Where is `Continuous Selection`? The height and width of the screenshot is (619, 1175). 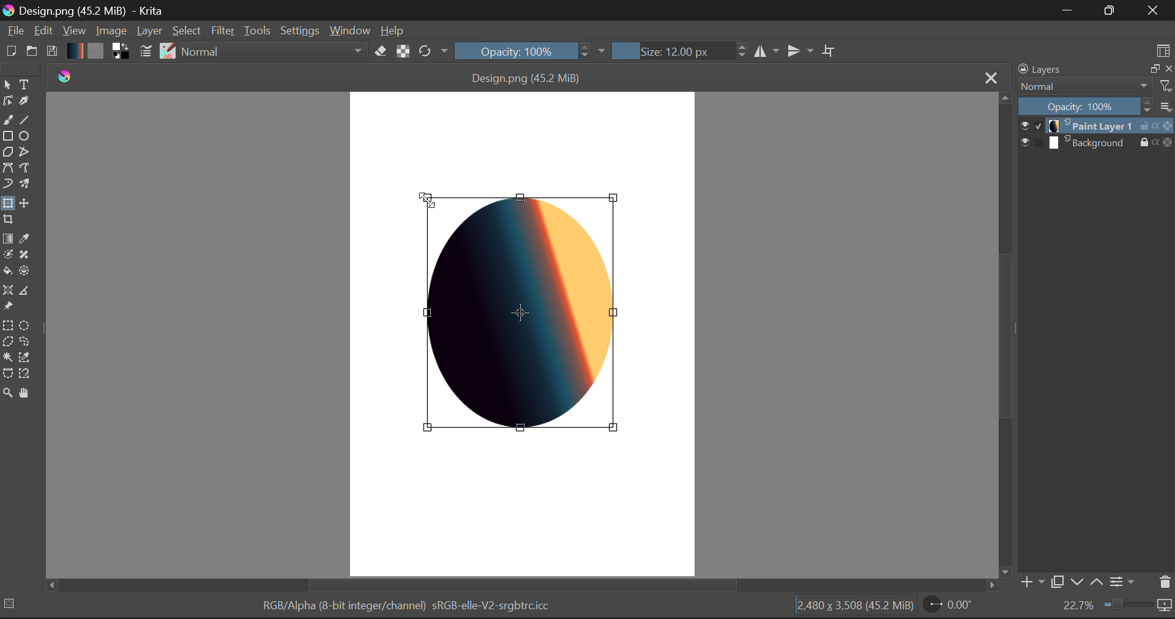
Continuous Selection is located at coordinates (7, 358).